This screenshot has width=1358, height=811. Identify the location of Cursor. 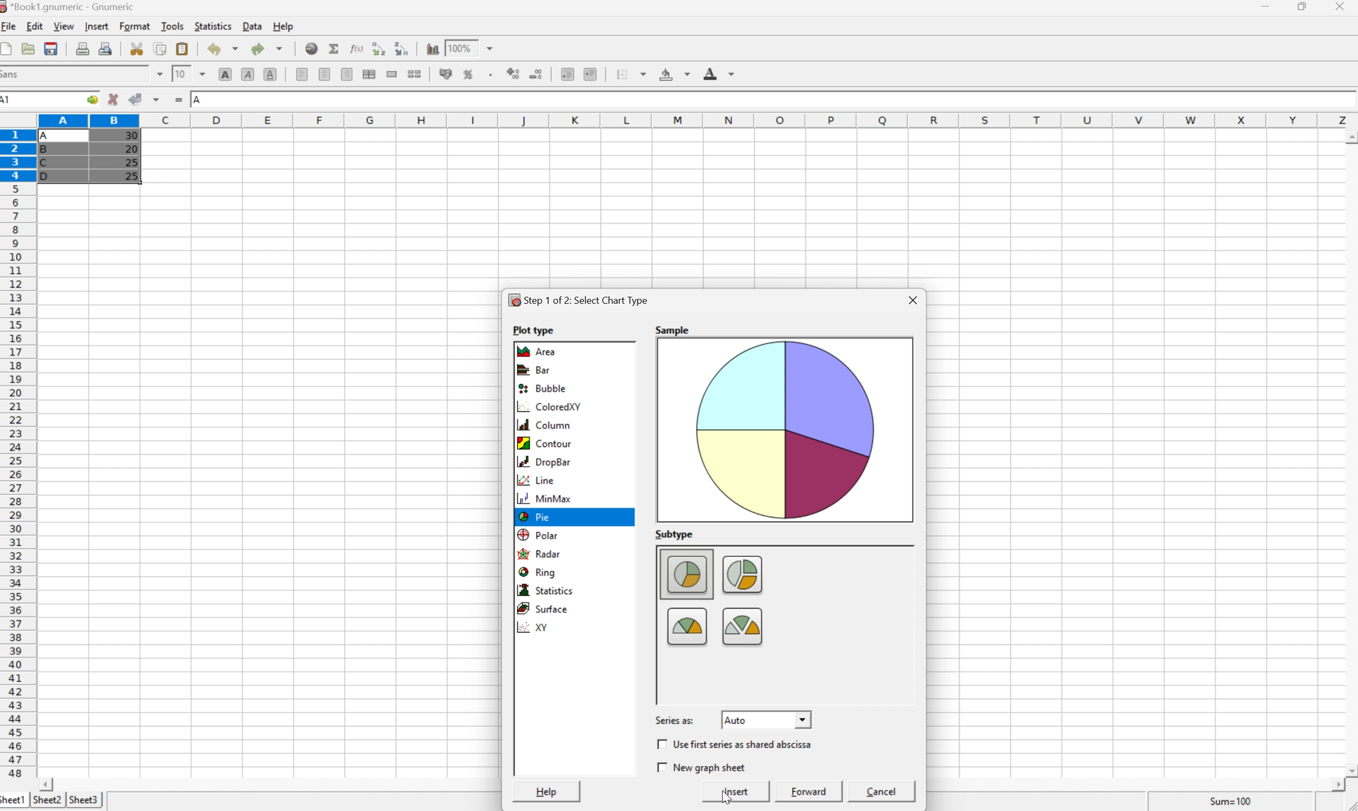
(722, 795).